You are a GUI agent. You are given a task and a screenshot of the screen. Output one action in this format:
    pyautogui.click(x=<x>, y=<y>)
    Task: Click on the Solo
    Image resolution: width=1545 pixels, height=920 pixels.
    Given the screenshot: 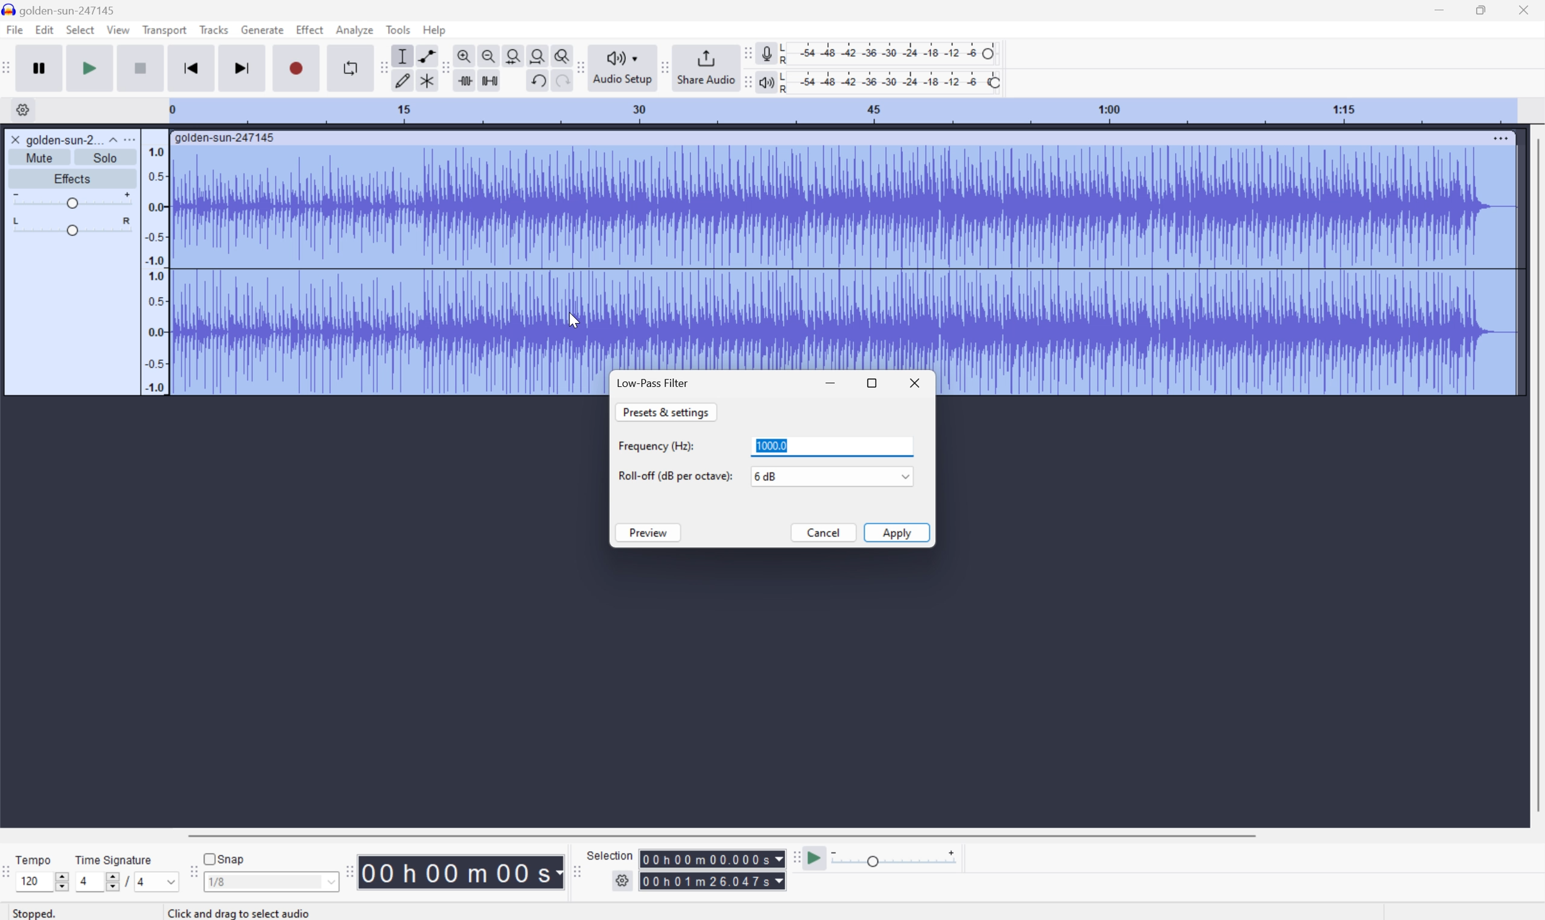 What is the action you would take?
    pyautogui.click(x=105, y=157)
    